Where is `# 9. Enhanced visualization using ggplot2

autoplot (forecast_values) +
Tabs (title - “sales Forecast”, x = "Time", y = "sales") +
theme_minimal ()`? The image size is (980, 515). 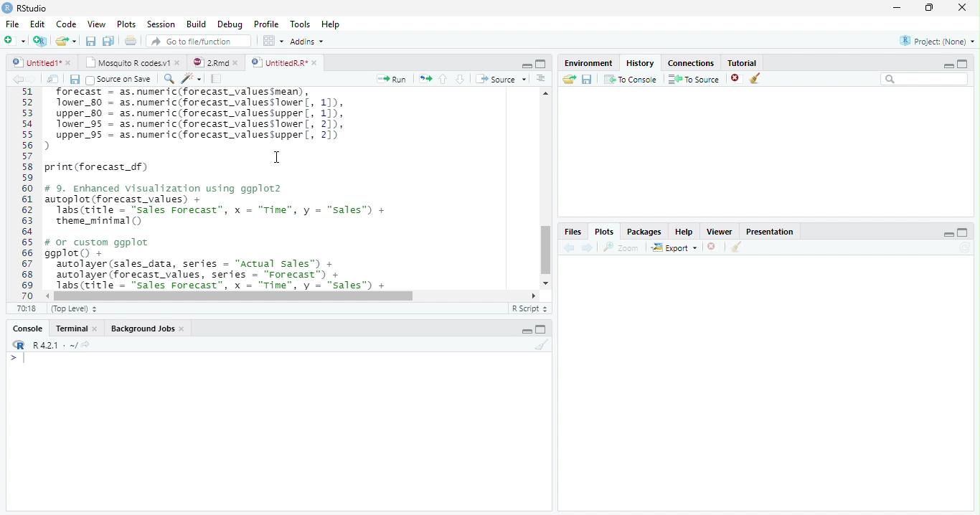
# 9. Enhanced visualization using ggplot2

autoplot (forecast_values) +
Tabs (title - “sales Forecast”, x = "Time", y = "sales") +
theme_minimal () is located at coordinates (221, 206).